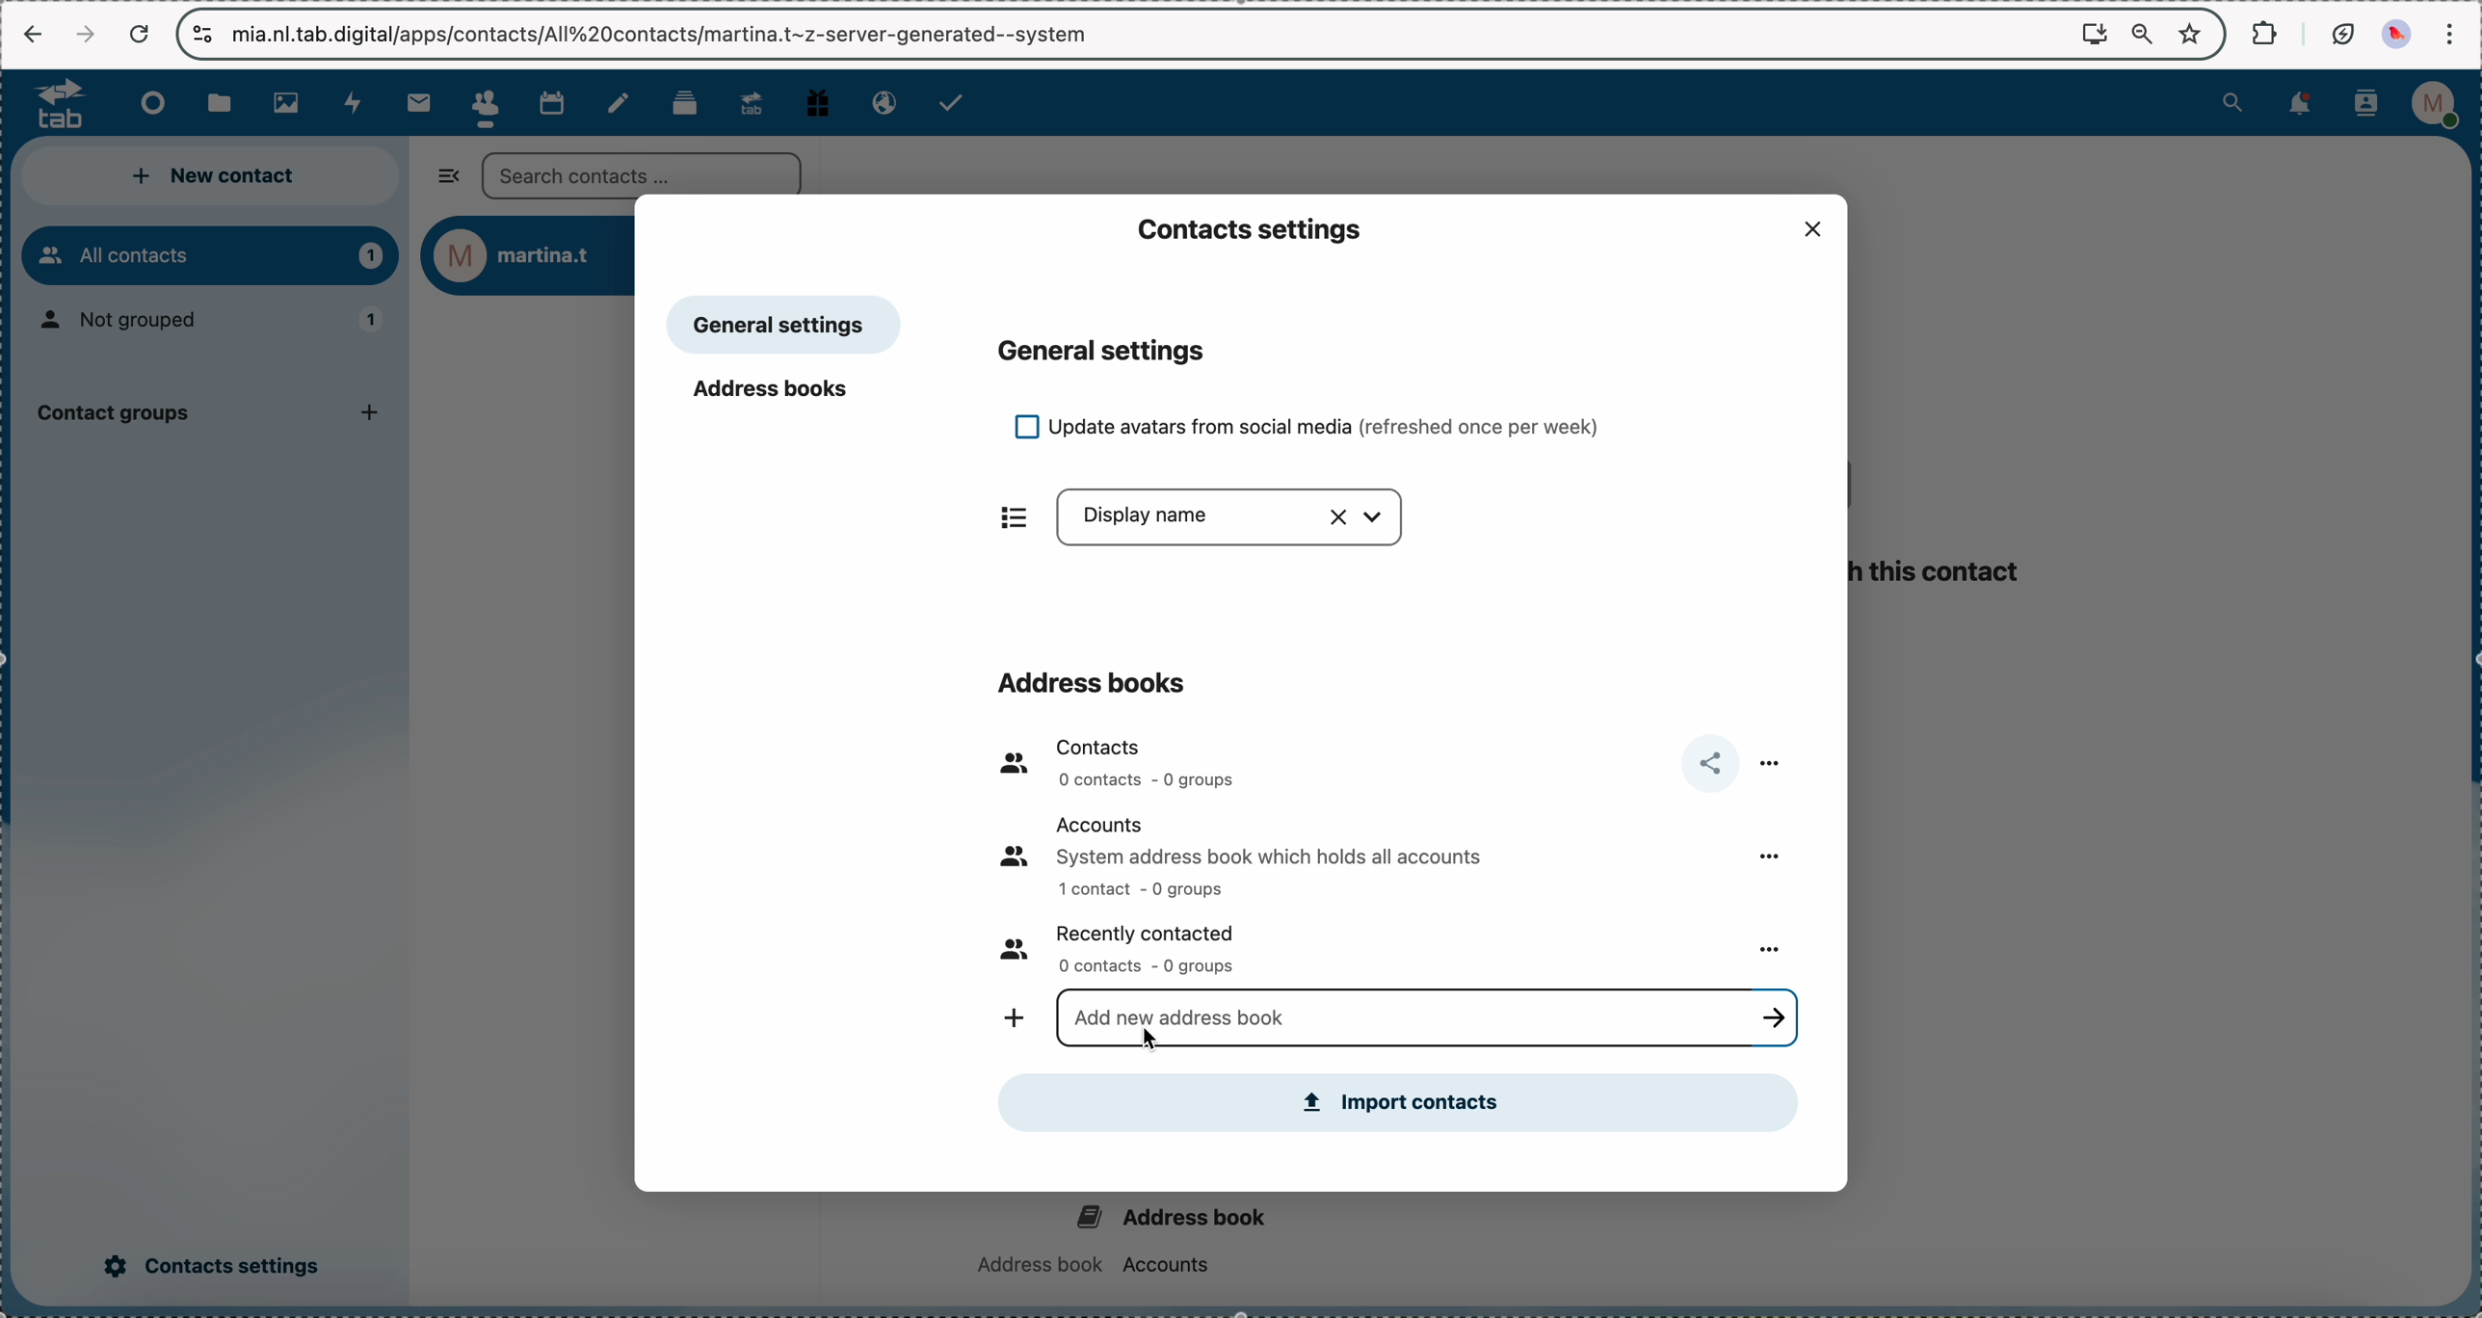 The height and width of the screenshot is (1318, 2482). I want to click on mail, so click(417, 103).